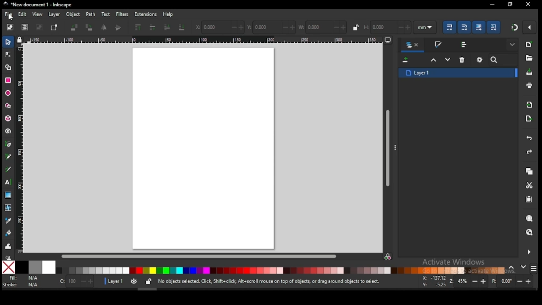 Image resolution: width=542 pixels, height=305 pixels. I want to click on icon and filename, so click(38, 5).